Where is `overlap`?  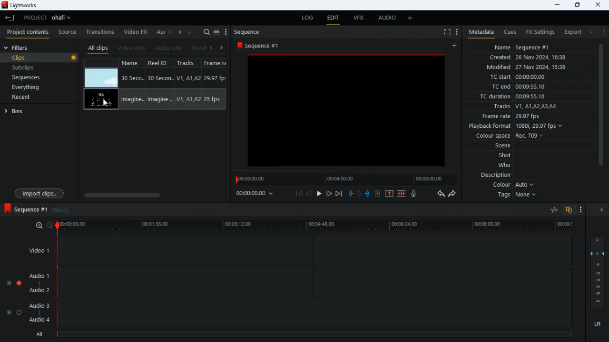
overlap is located at coordinates (569, 209).